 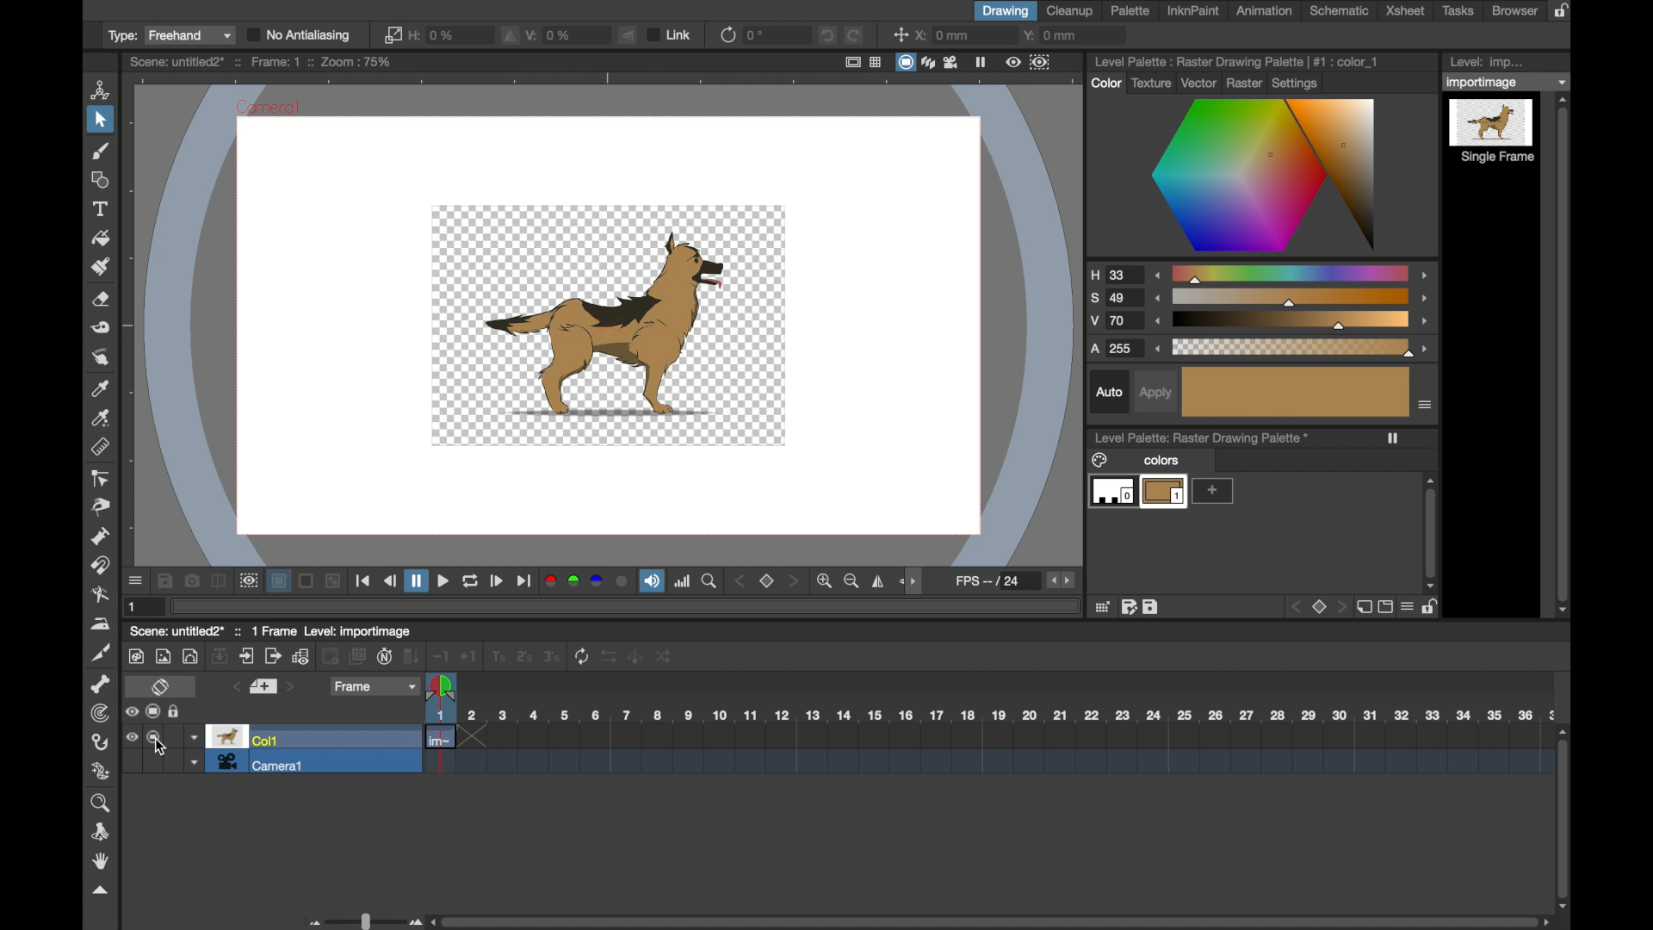 I want to click on level: imp..., so click(x=1488, y=62).